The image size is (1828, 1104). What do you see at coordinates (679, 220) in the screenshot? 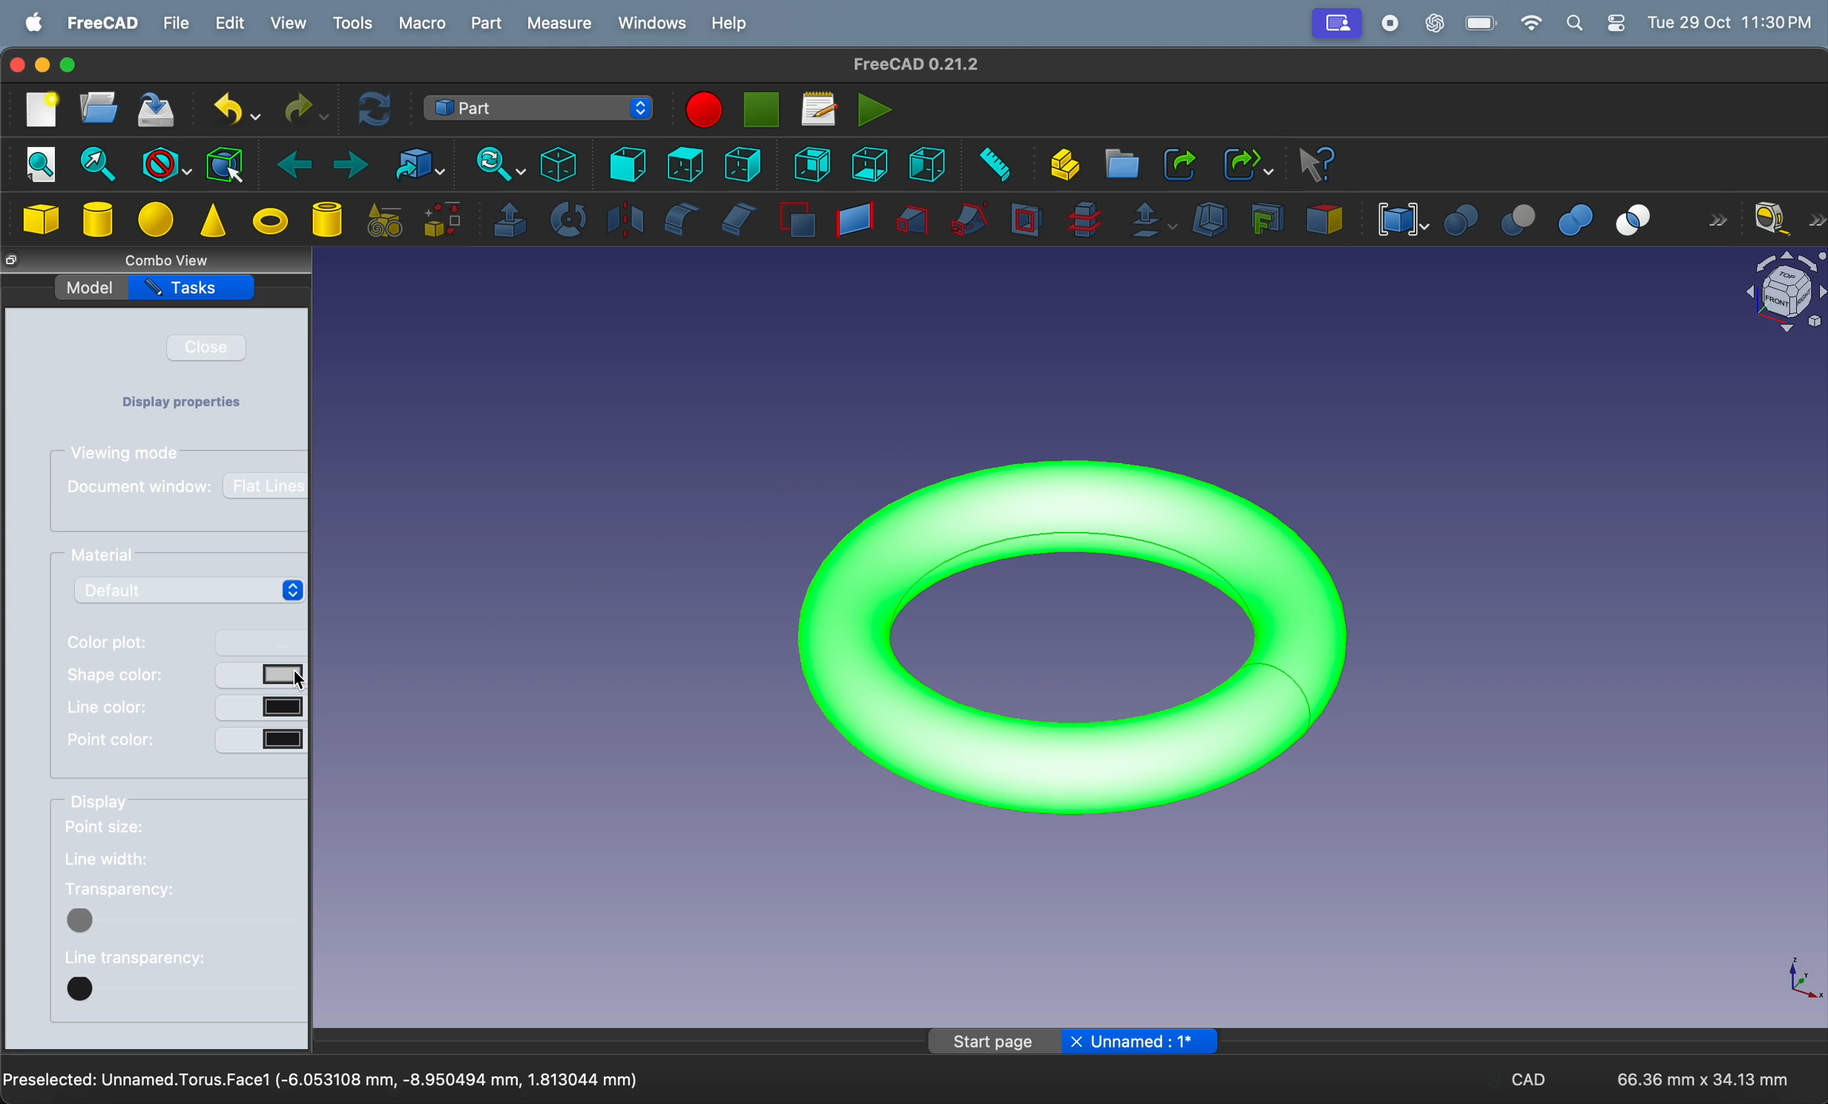
I see `fillet` at bounding box center [679, 220].